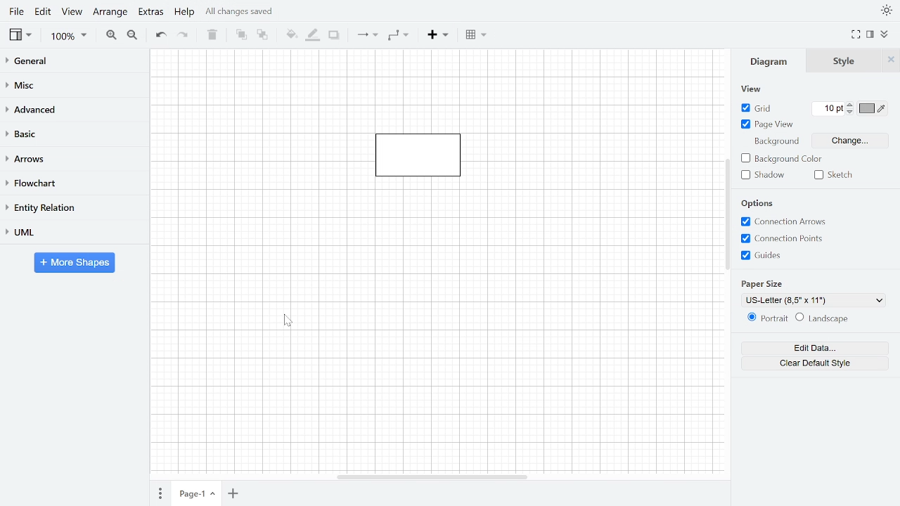 Image resolution: width=900 pixels, height=506 pixels. What do you see at coordinates (75, 233) in the screenshot?
I see `UML` at bounding box center [75, 233].